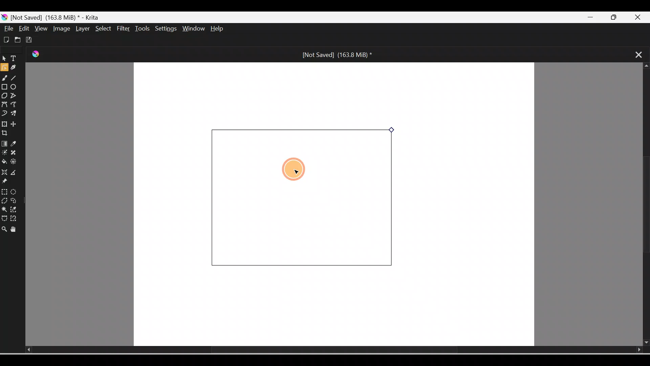  What do you see at coordinates (4, 227) in the screenshot?
I see `Zoom tool` at bounding box center [4, 227].